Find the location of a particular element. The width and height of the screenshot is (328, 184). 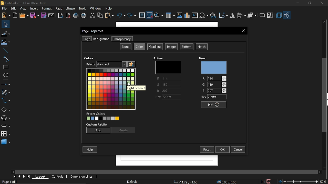

Layout is located at coordinates (40, 176).